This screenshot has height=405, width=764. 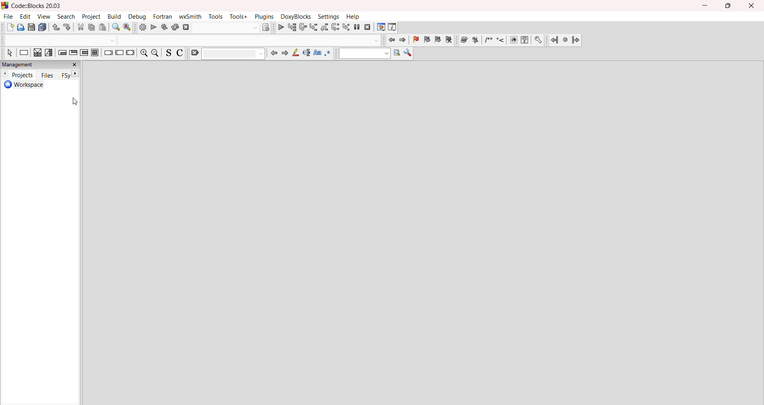 What do you see at coordinates (107, 54) in the screenshot?
I see `break instruction` at bounding box center [107, 54].